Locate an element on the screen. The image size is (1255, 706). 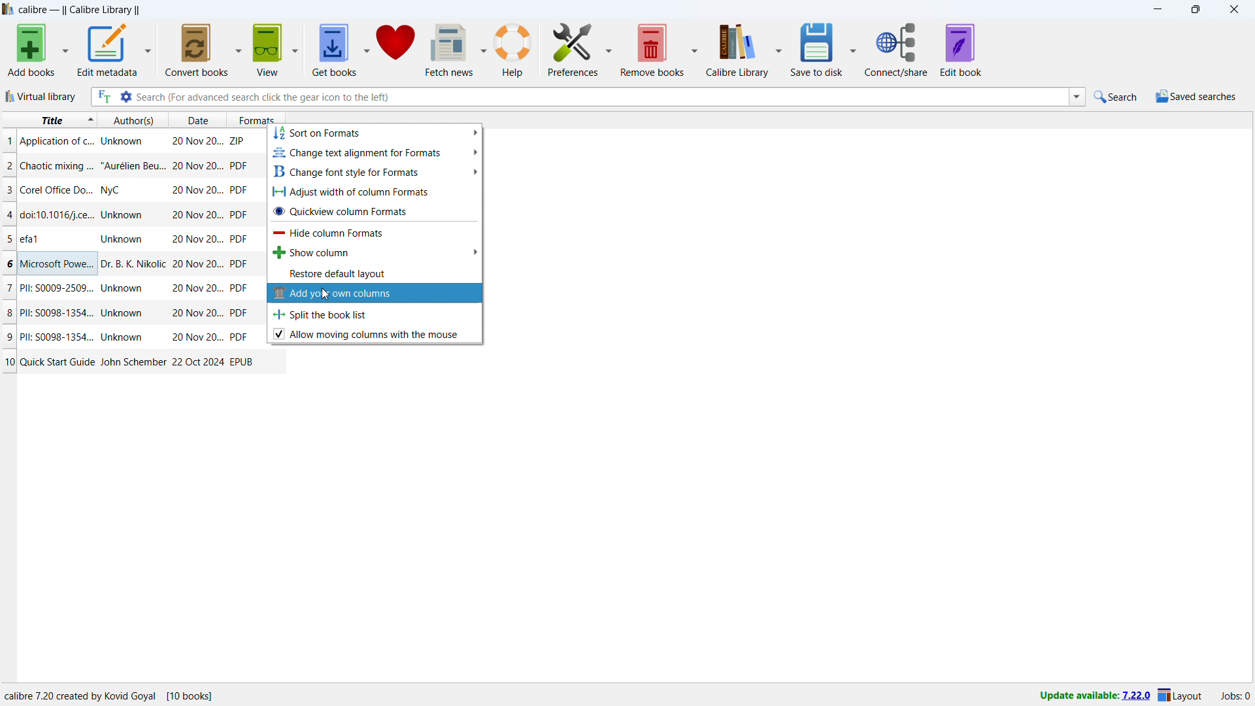
search history is located at coordinates (1077, 98).